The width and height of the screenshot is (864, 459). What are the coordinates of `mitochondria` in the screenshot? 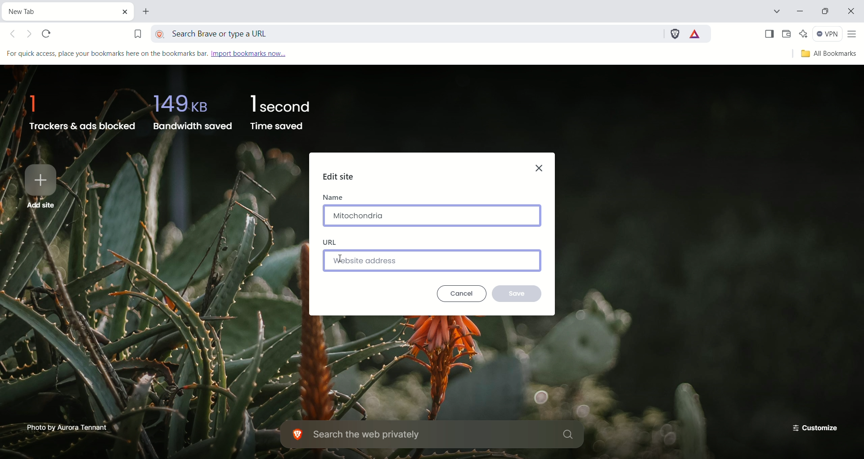 It's located at (433, 216).